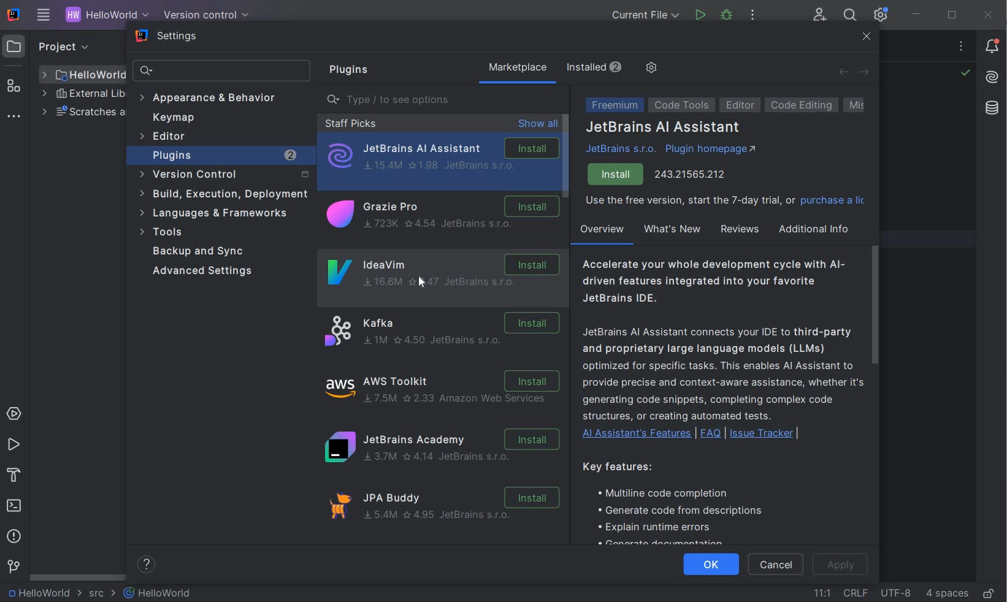 This screenshot has height=602, width=1007. What do you see at coordinates (440, 331) in the screenshot?
I see `Kafka Installation` at bounding box center [440, 331].